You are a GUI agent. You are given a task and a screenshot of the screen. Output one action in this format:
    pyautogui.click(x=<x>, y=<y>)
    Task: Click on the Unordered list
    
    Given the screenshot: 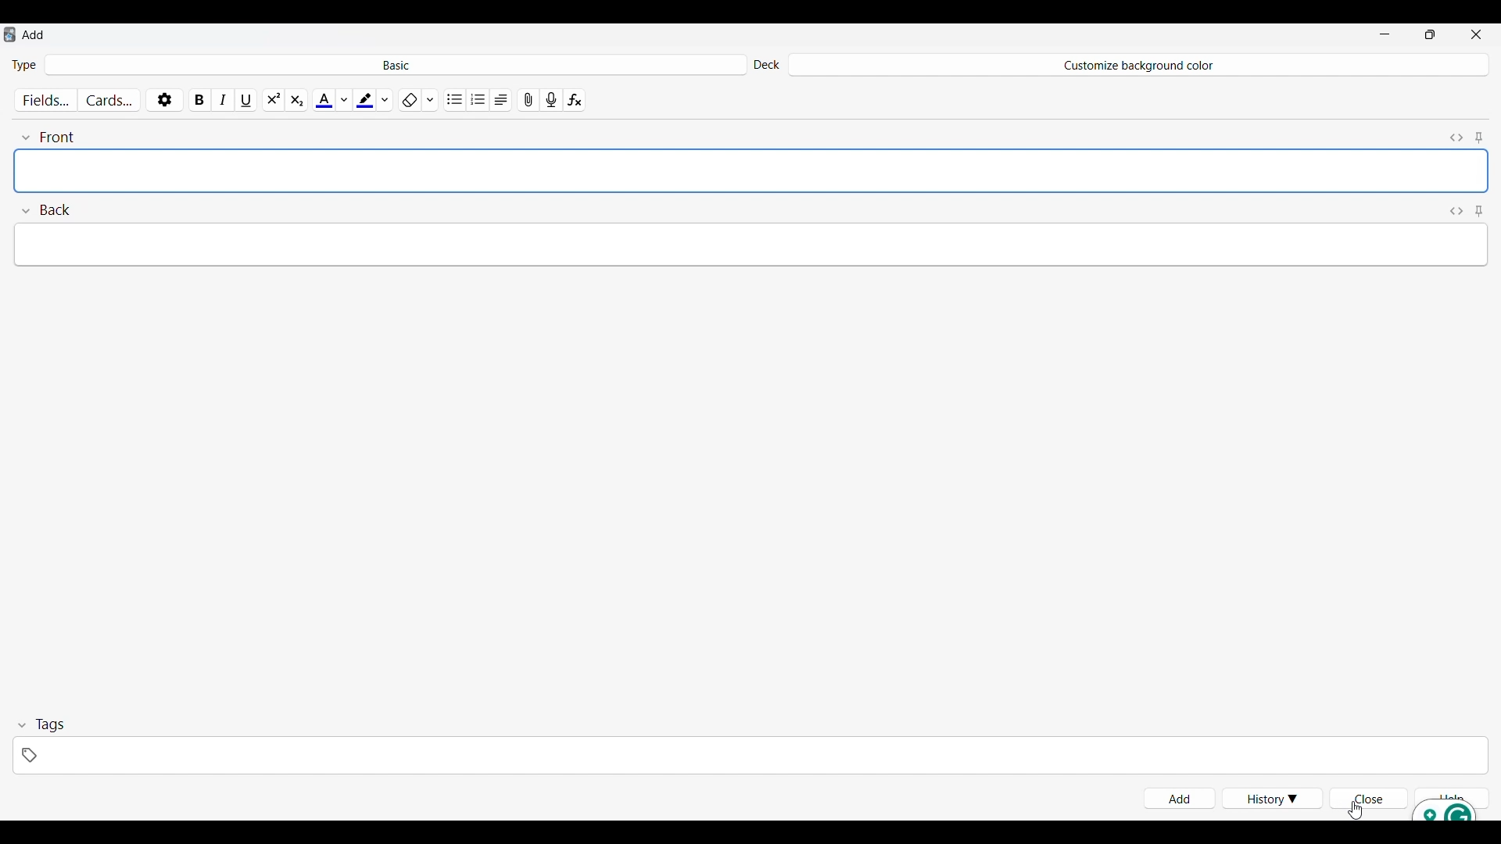 What is the action you would take?
    pyautogui.click(x=456, y=98)
    